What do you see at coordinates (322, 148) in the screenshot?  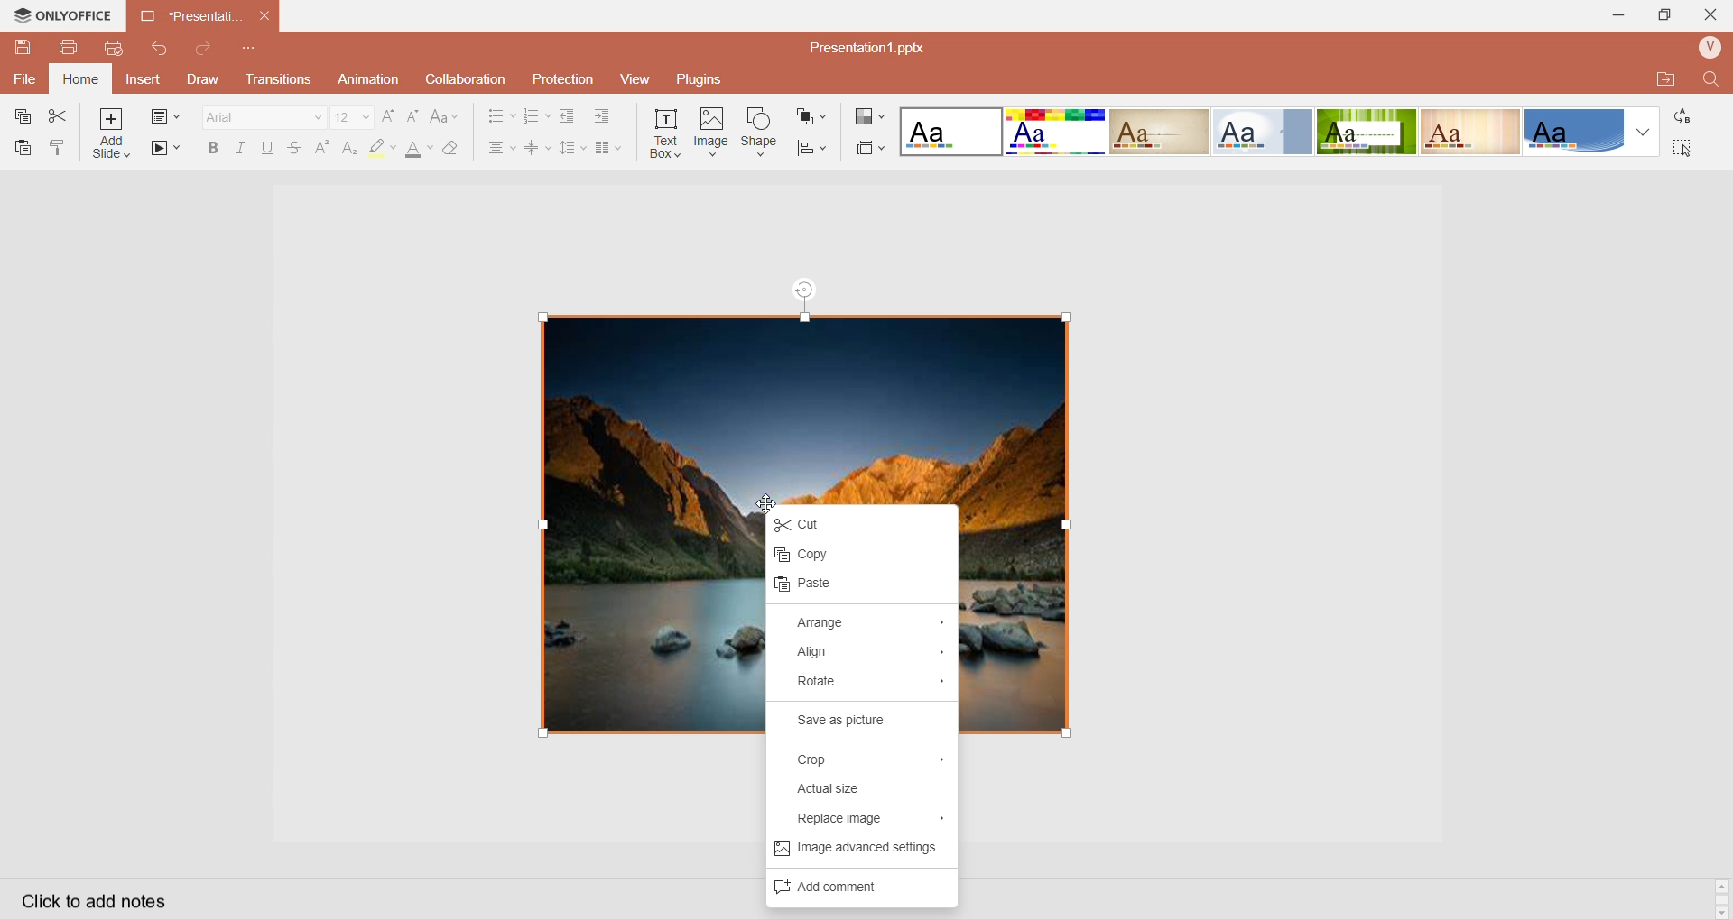 I see `Superscript` at bounding box center [322, 148].